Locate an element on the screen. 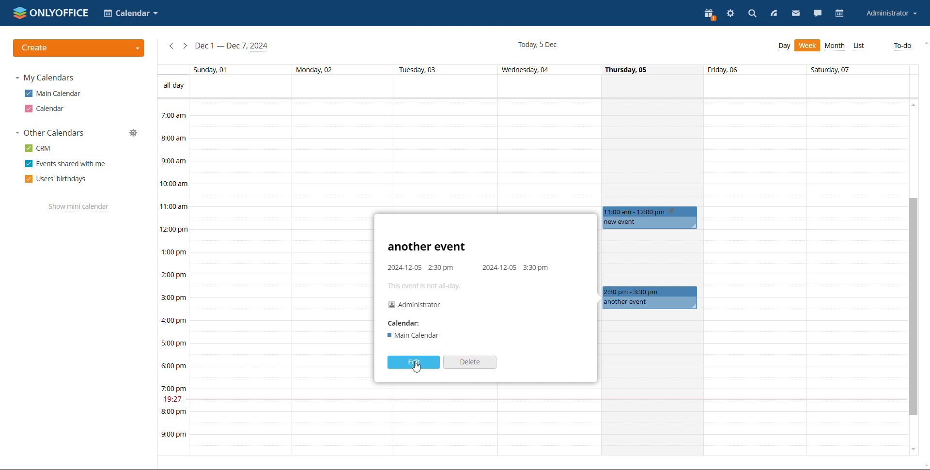 This screenshot has width=930, height=470. new event is located at coordinates (649, 223).